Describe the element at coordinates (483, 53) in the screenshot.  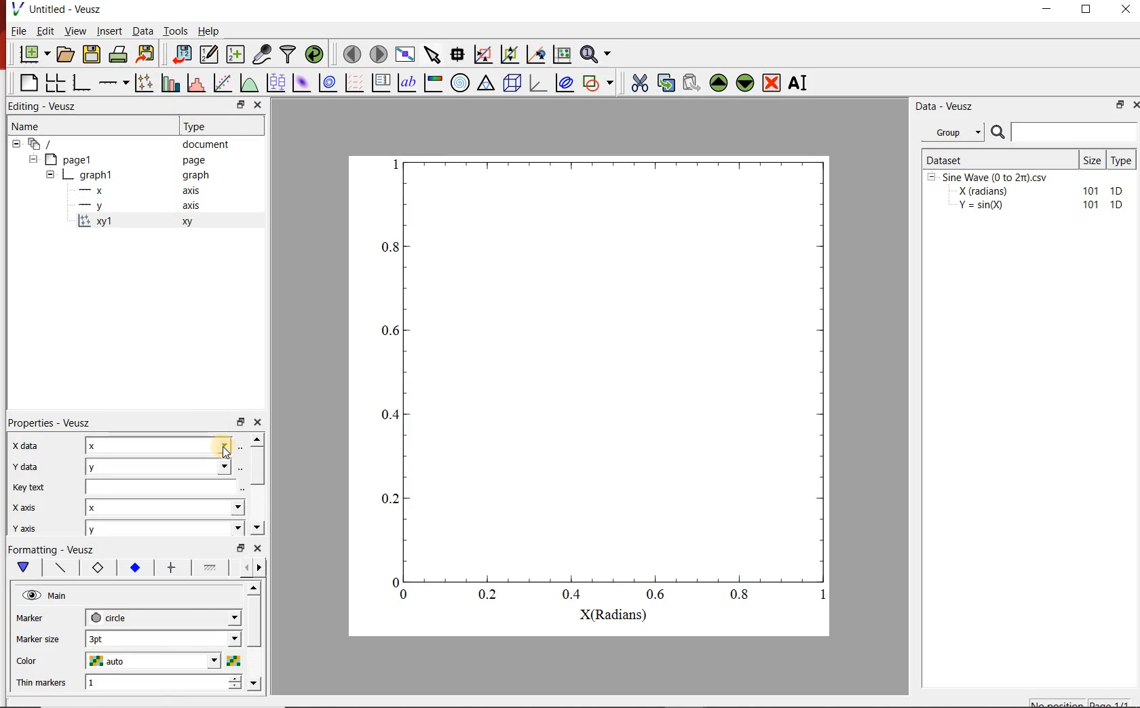
I see `click or draw rectangle` at that location.